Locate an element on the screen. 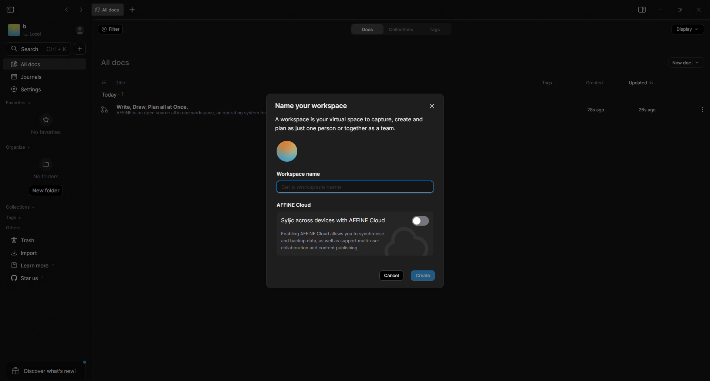 The image size is (710, 381). type is located at coordinates (350, 189).